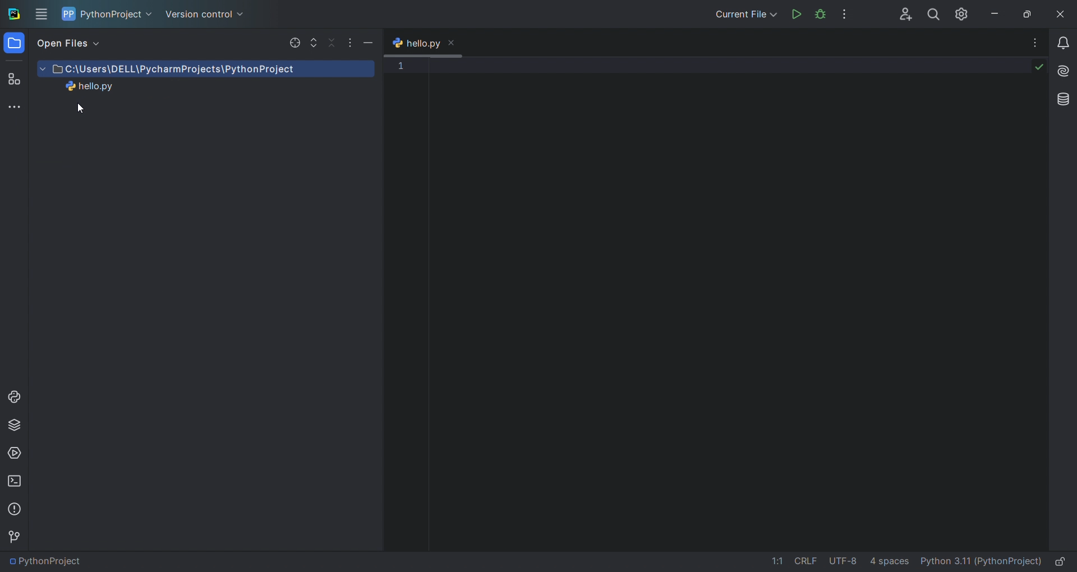 The image size is (1077, 572). Describe the element at coordinates (834, 563) in the screenshot. I see `file data` at that location.